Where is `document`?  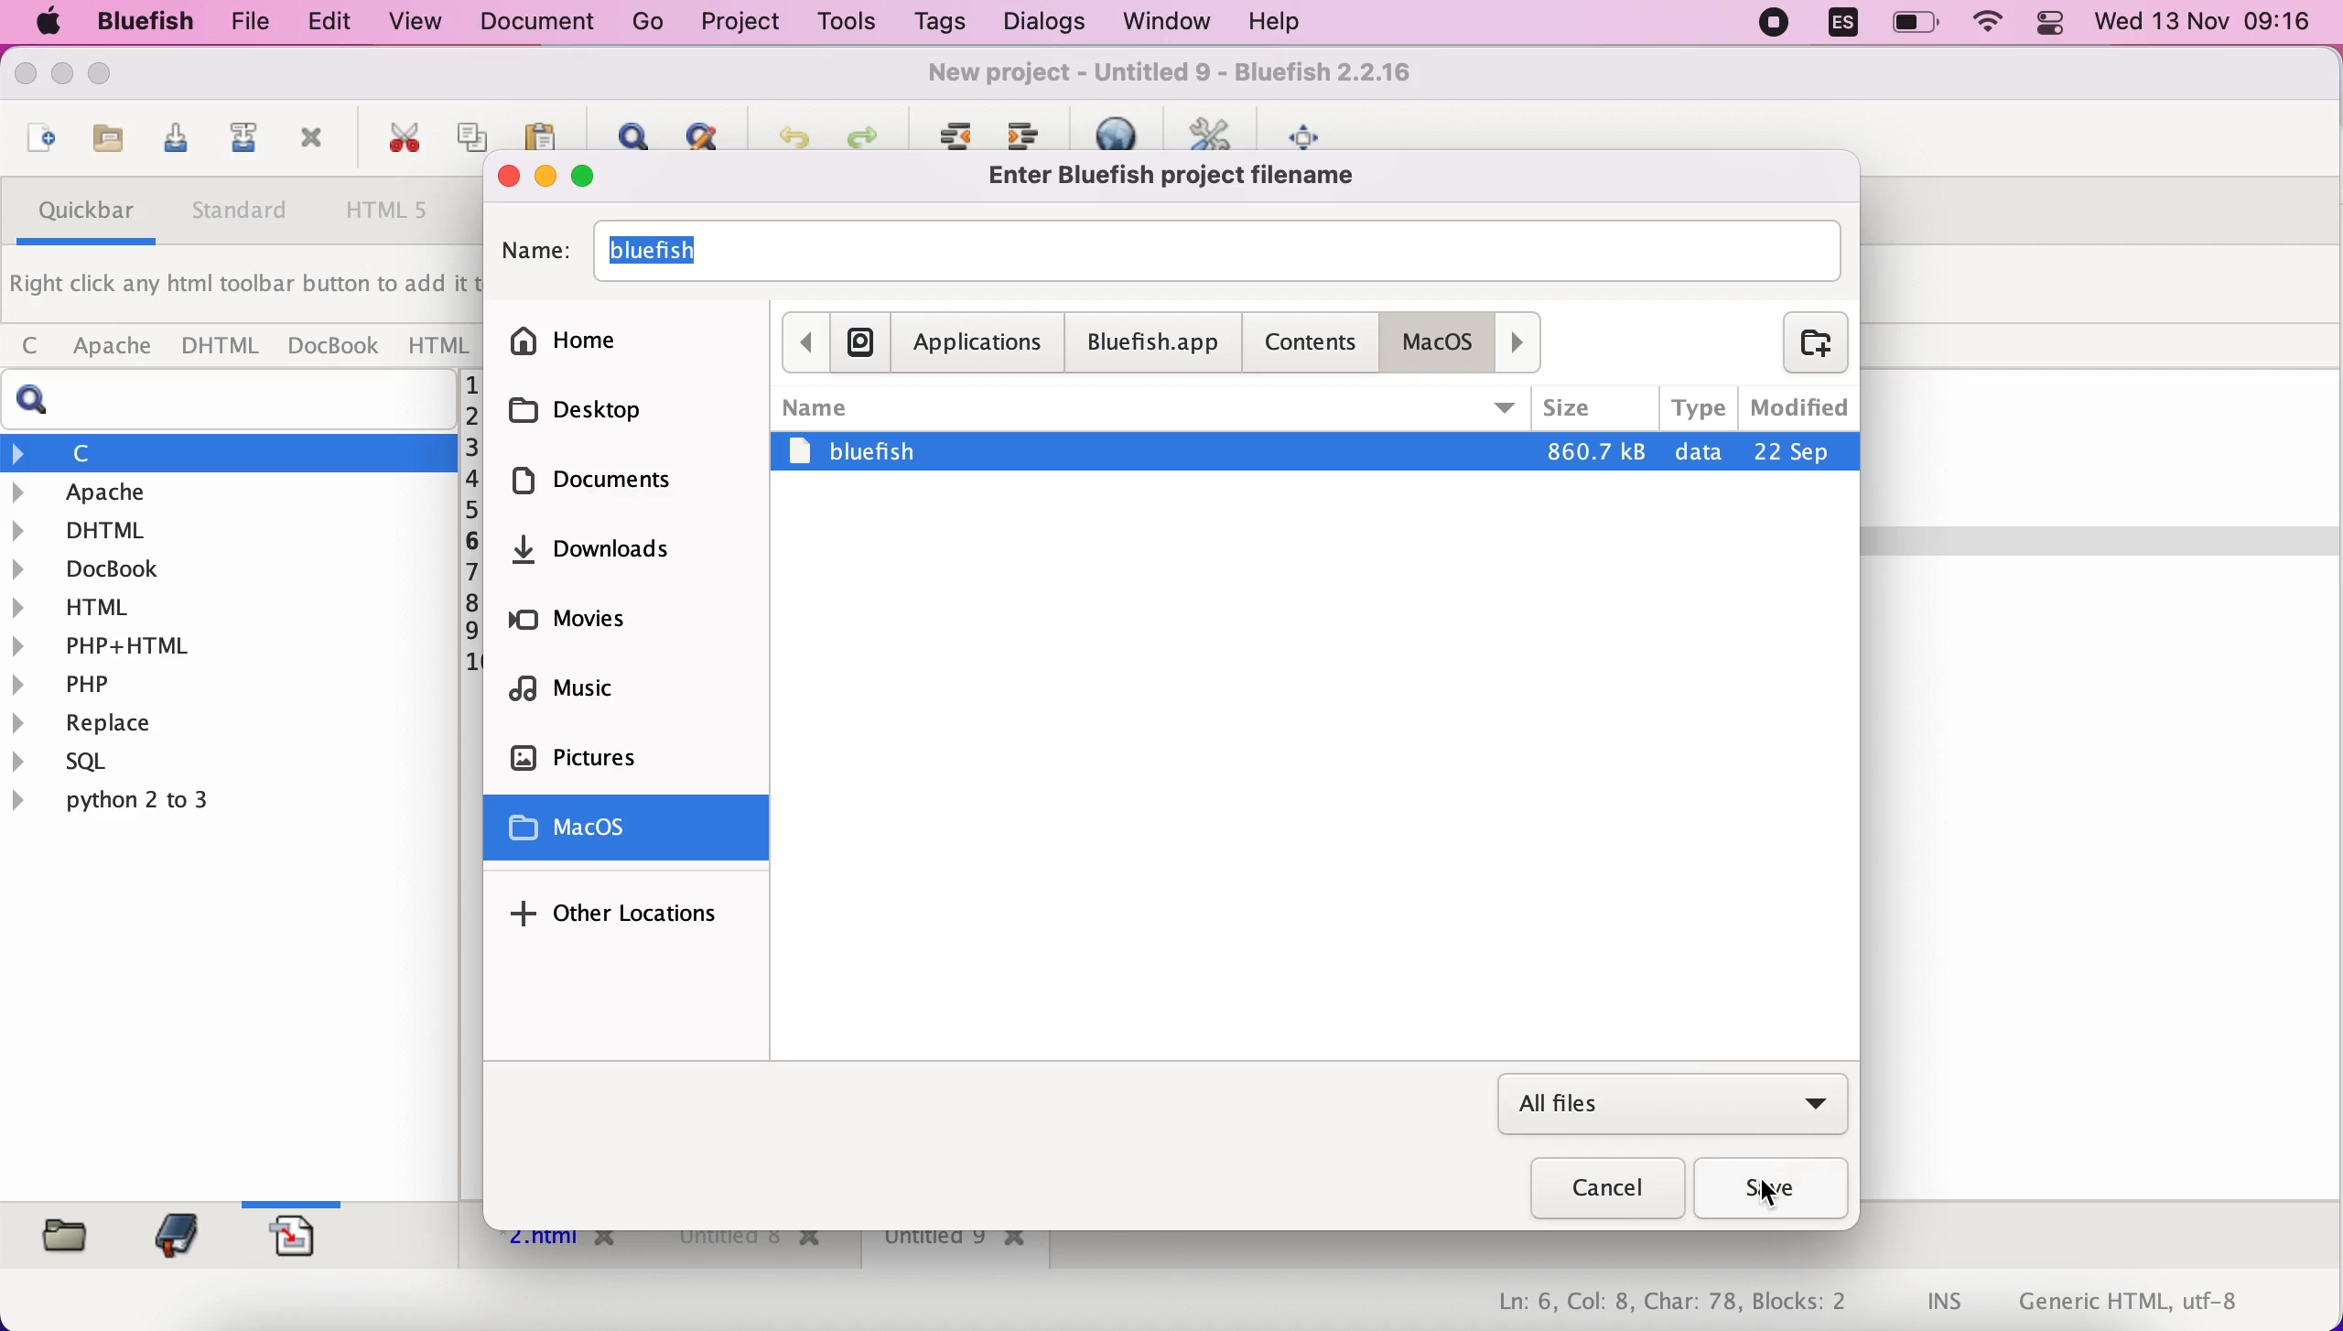
document is located at coordinates (544, 22).